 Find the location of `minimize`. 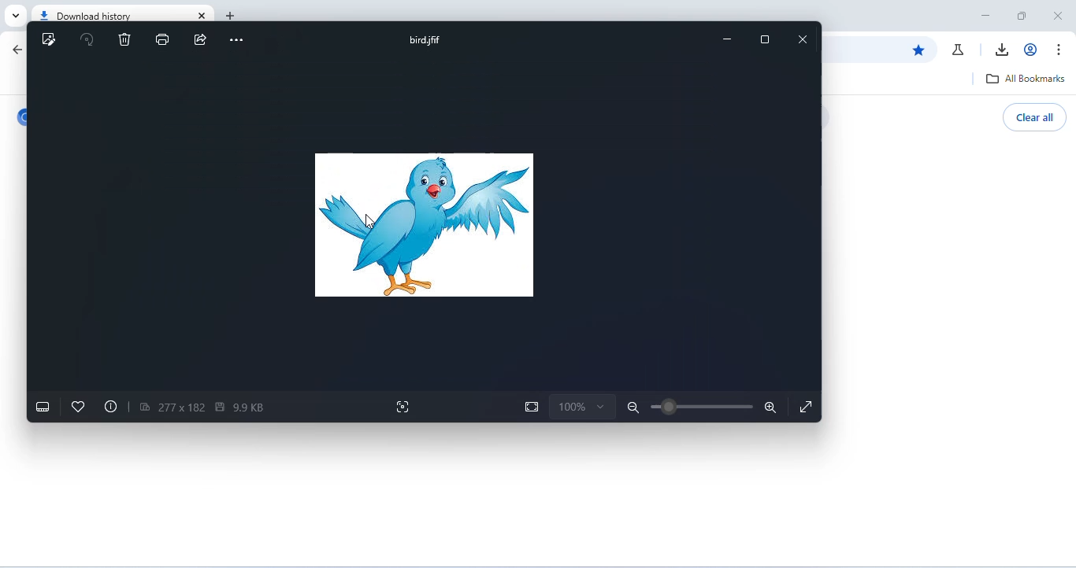

minimize is located at coordinates (986, 16).